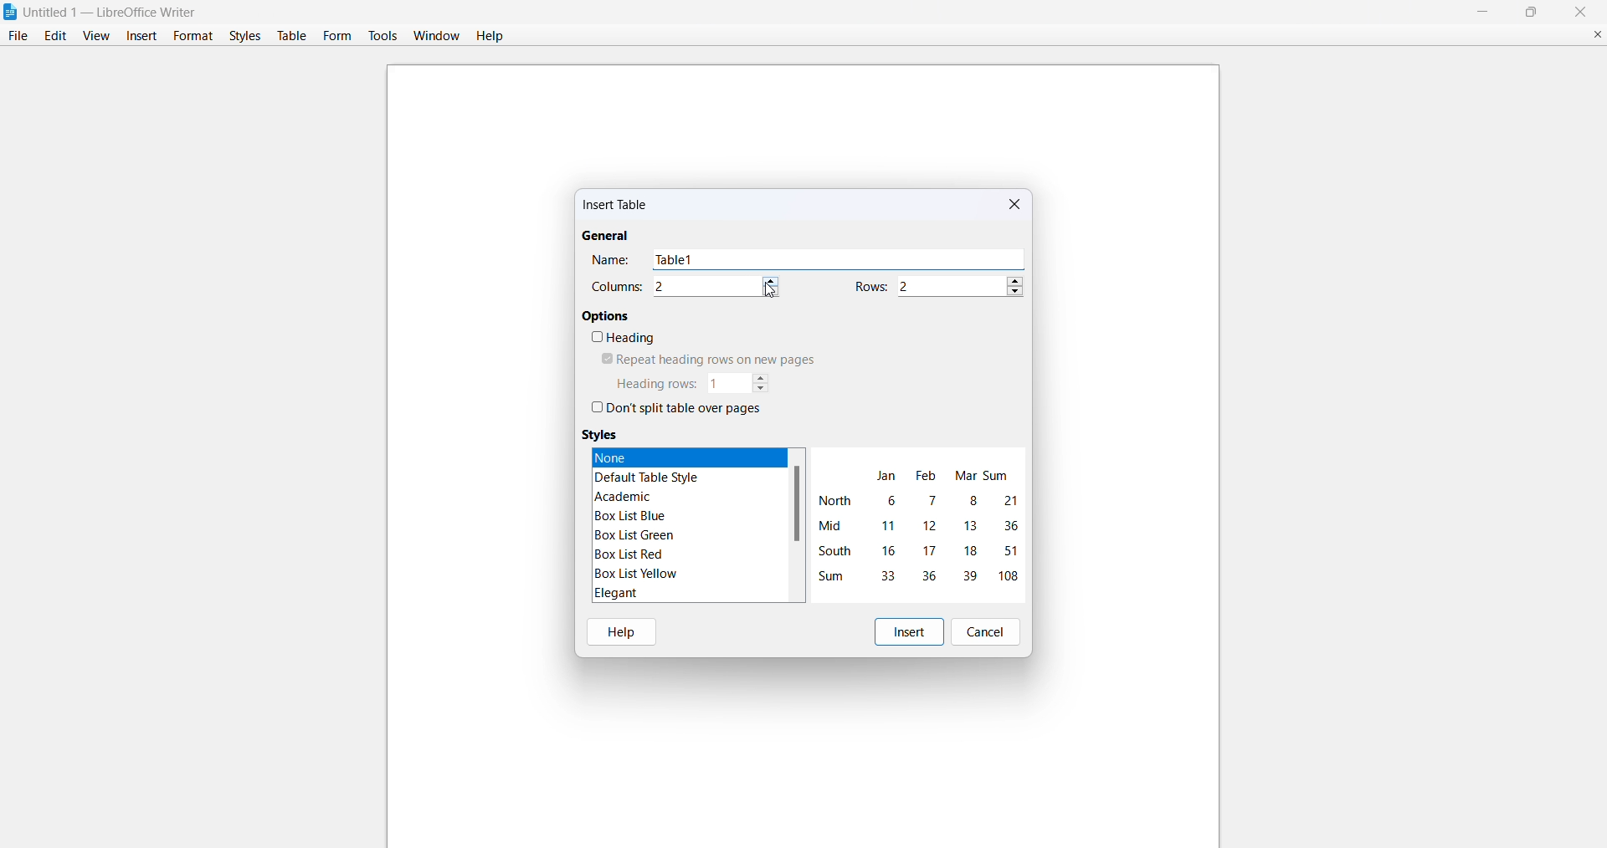 The height and width of the screenshot is (848, 1607). Describe the element at coordinates (774, 278) in the screenshot. I see `increase column` at that location.